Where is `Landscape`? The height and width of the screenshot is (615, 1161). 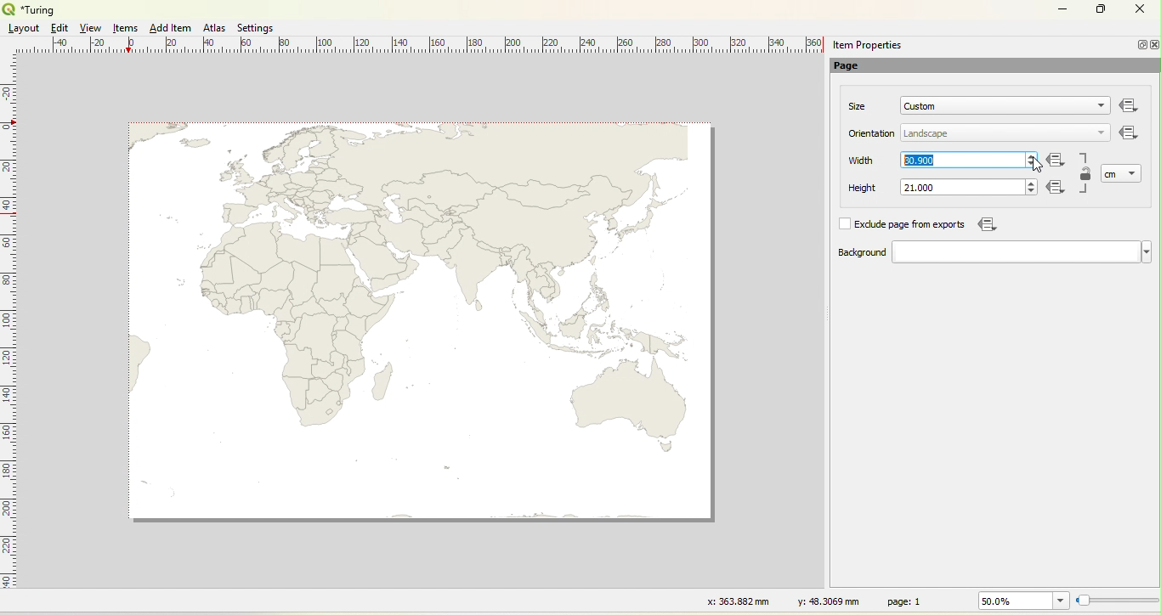
Landscape is located at coordinates (926, 134).